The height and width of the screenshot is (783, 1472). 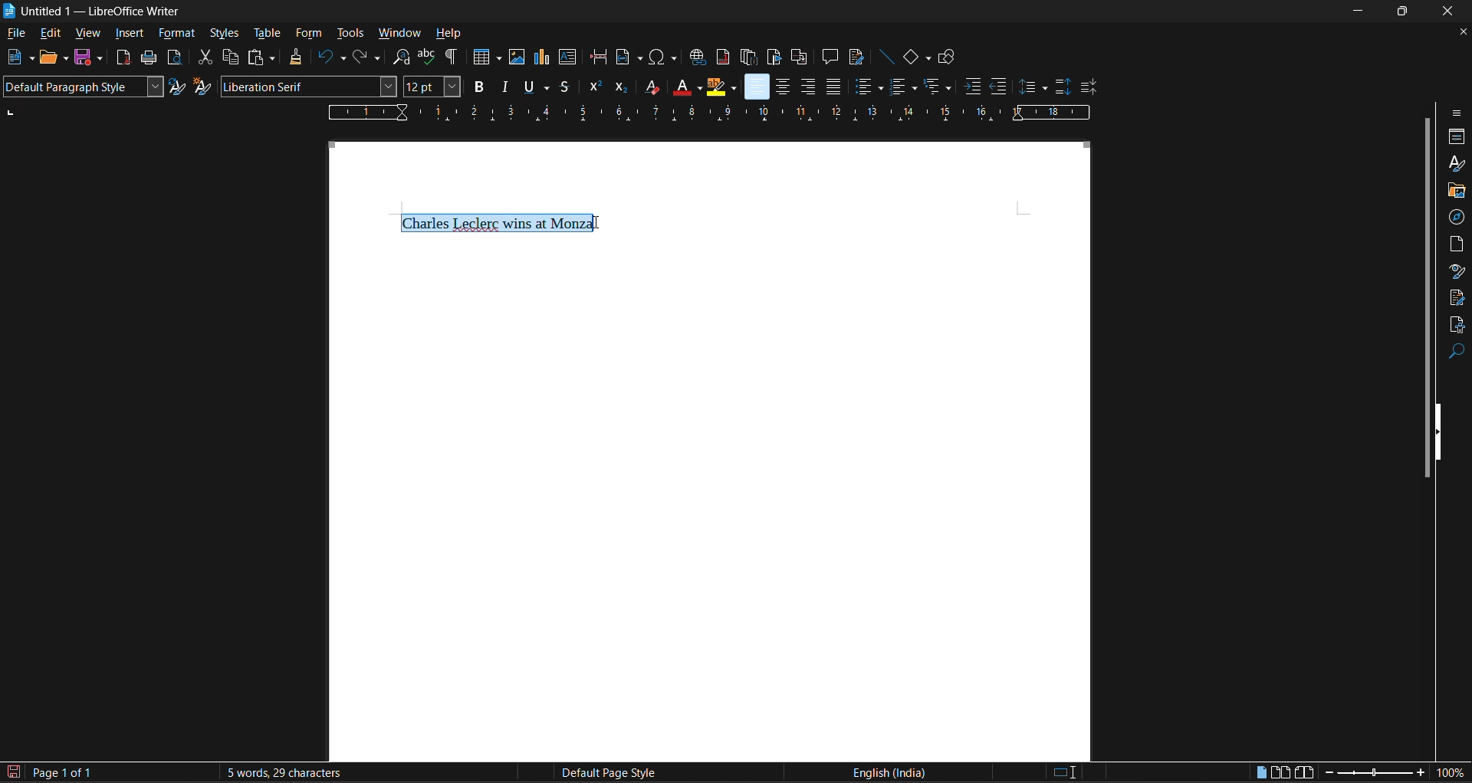 I want to click on styles, so click(x=225, y=34).